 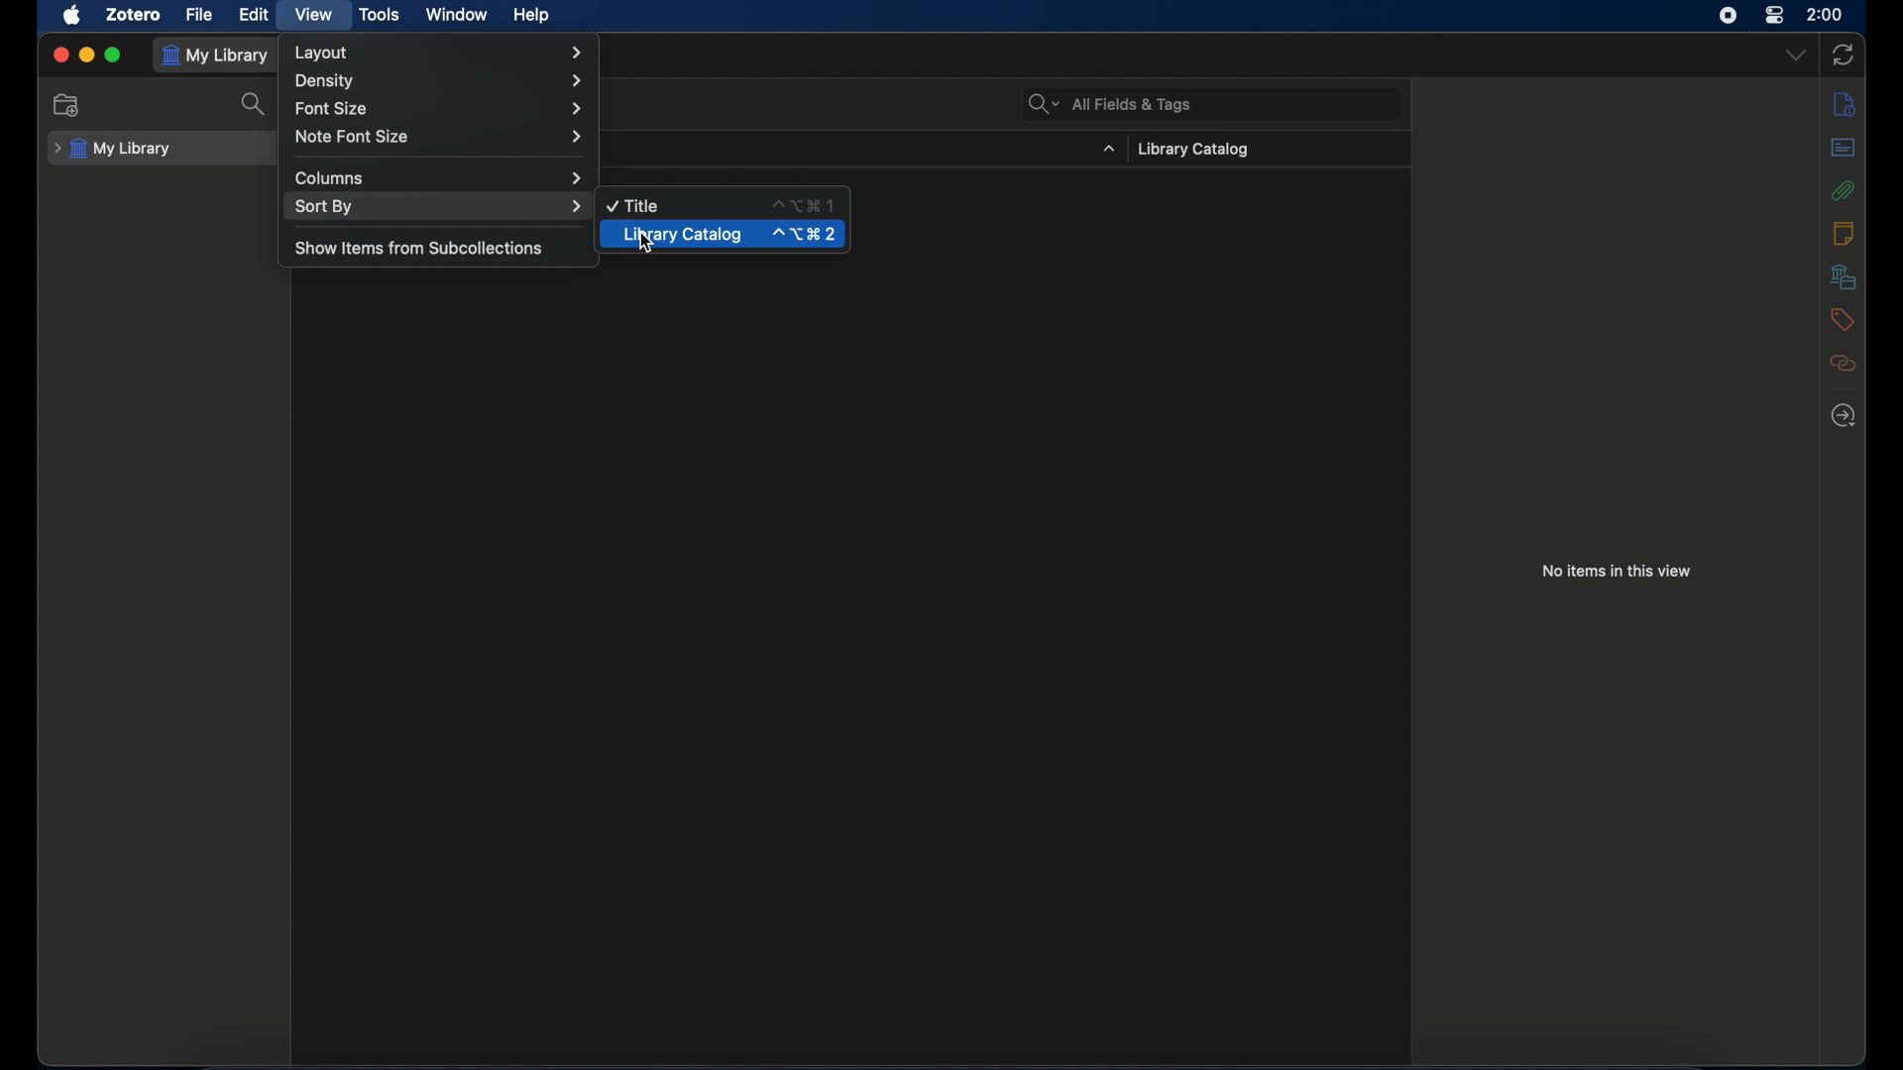 What do you see at coordinates (112, 53) in the screenshot?
I see `maximize` at bounding box center [112, 53].